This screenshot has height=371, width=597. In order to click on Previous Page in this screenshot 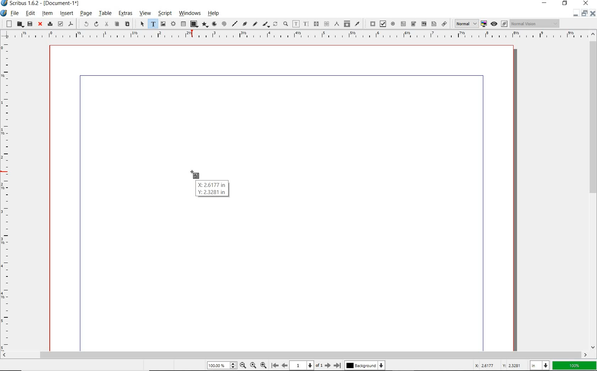, I will do `click(285, 366)`.